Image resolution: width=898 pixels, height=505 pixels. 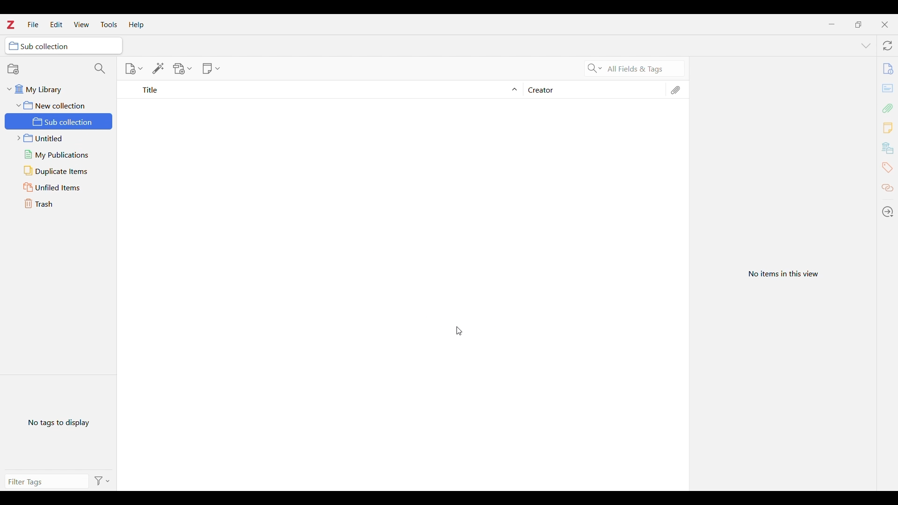 I want to click on View selected item in current folder, so click(x=782, y=274).